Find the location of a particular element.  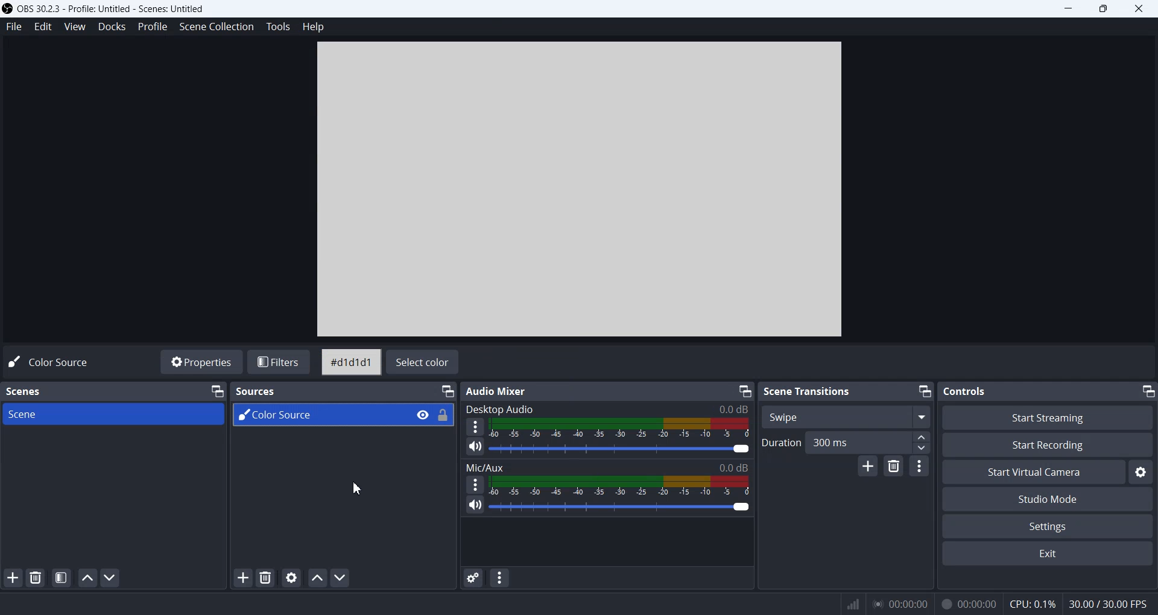

Open Source Properties is located at coordinates (291, 578).